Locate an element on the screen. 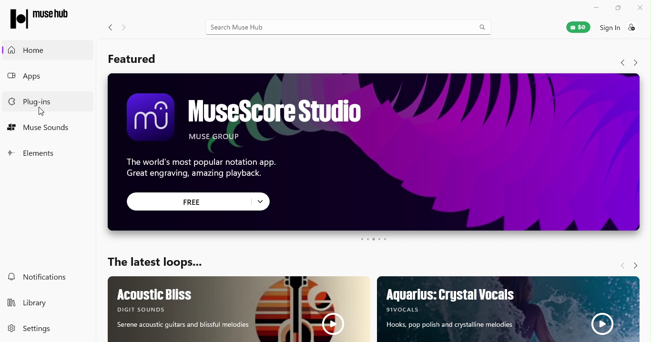  Navigate back is located at coordinates (619, 64).